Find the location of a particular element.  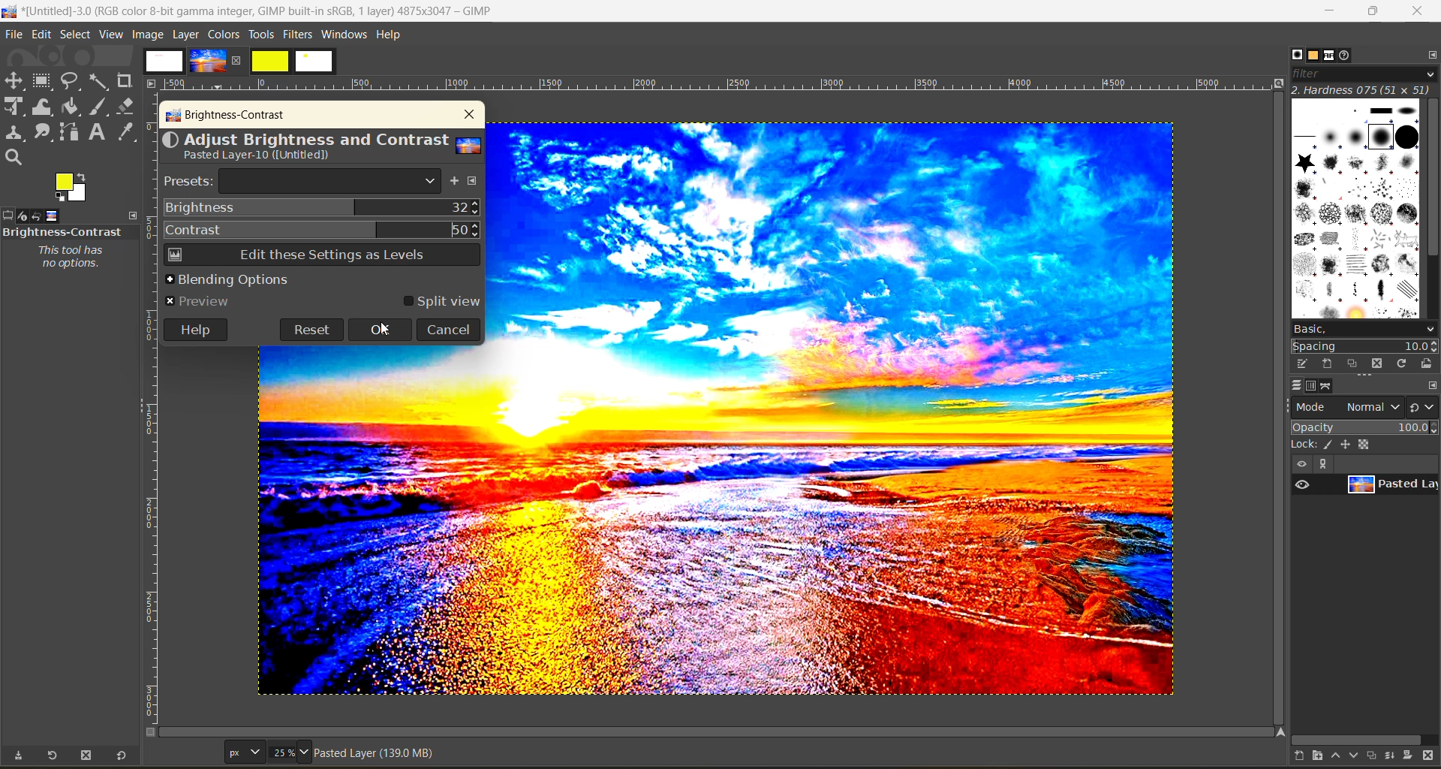

images is located at coordinates (239, 62).